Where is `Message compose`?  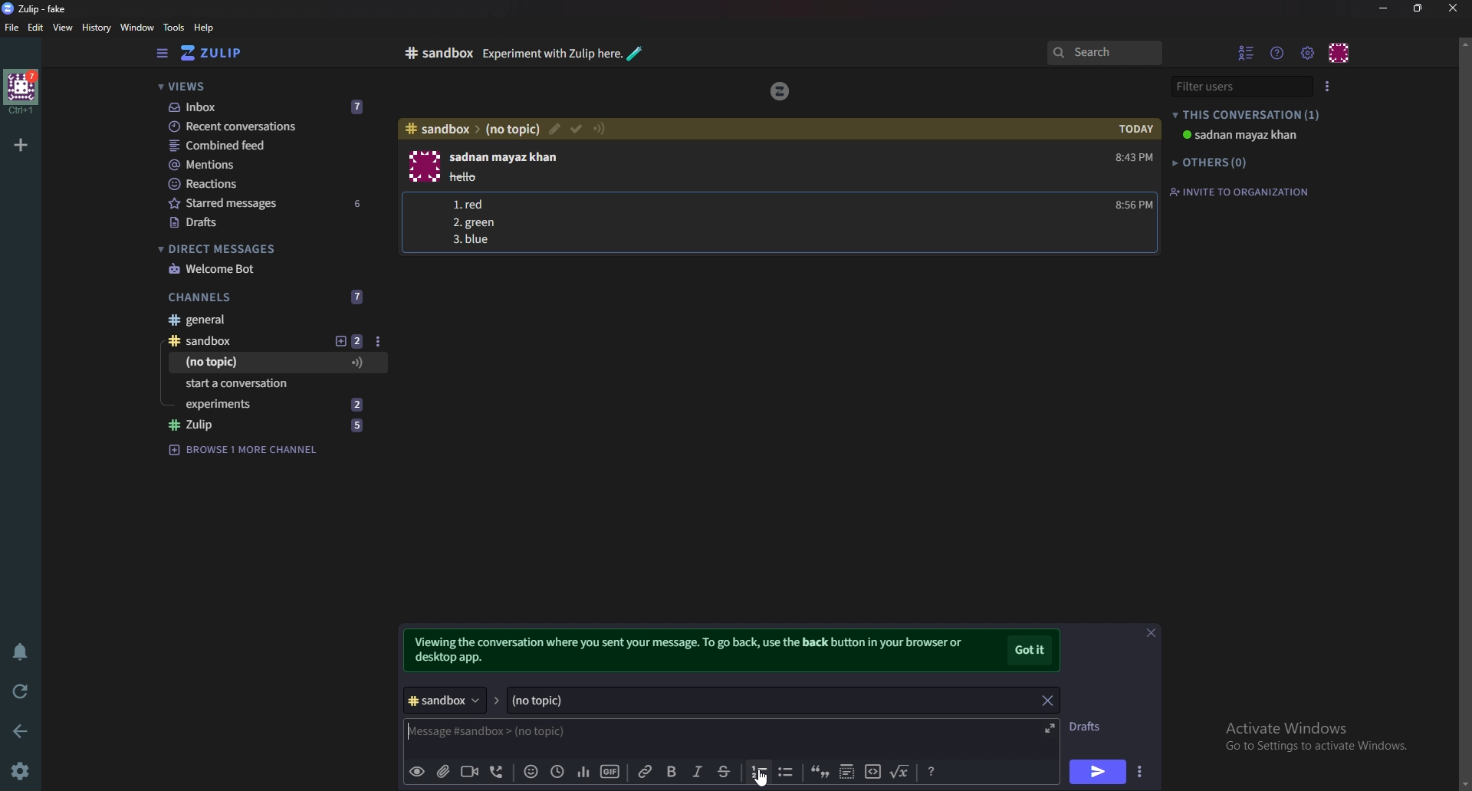
Message compose is located at coordinates (518, 732).